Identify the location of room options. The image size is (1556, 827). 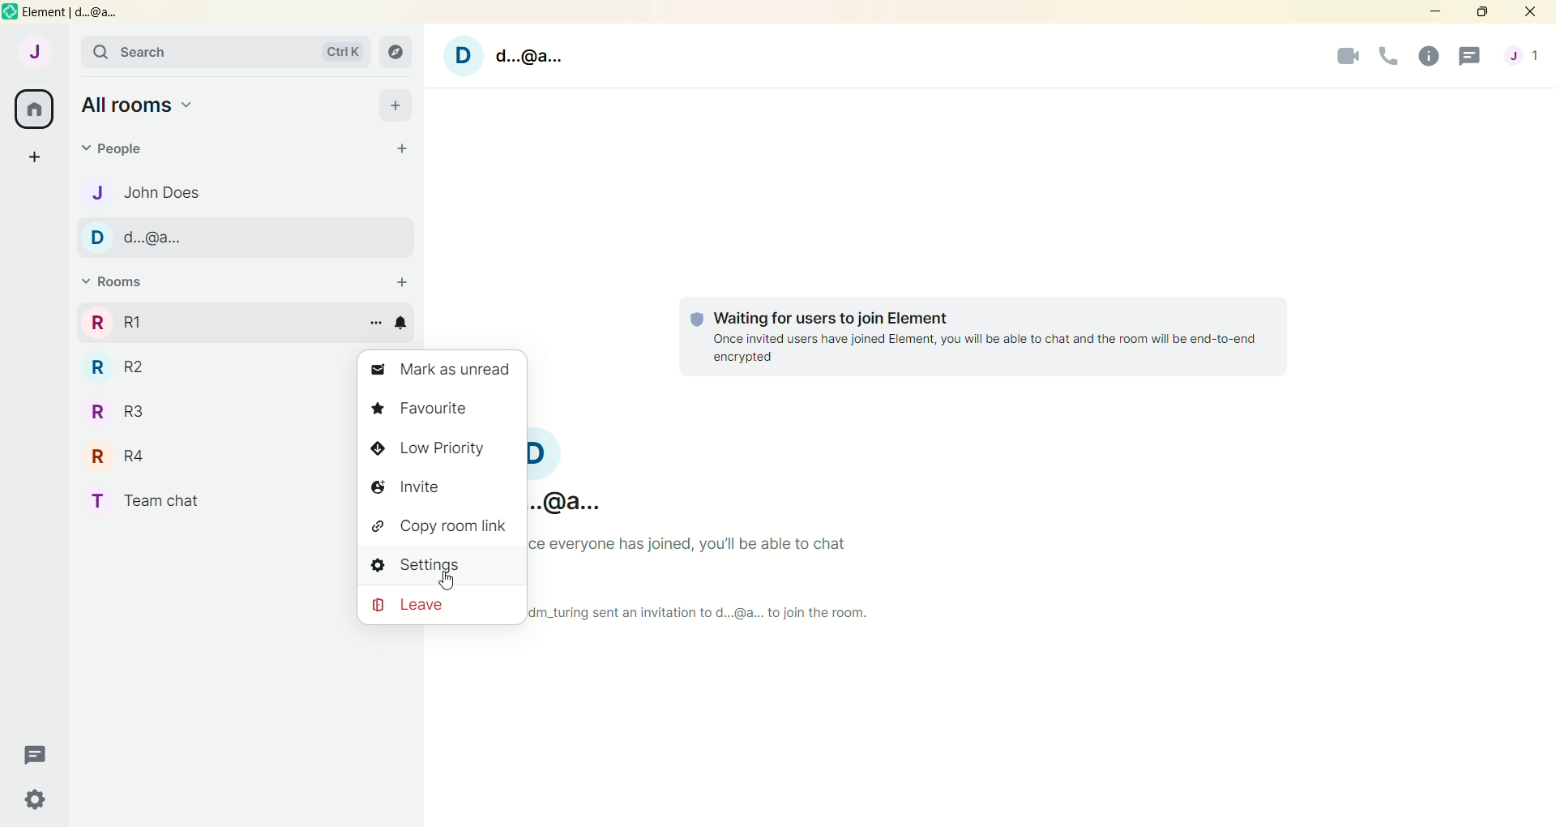
(372, 326).